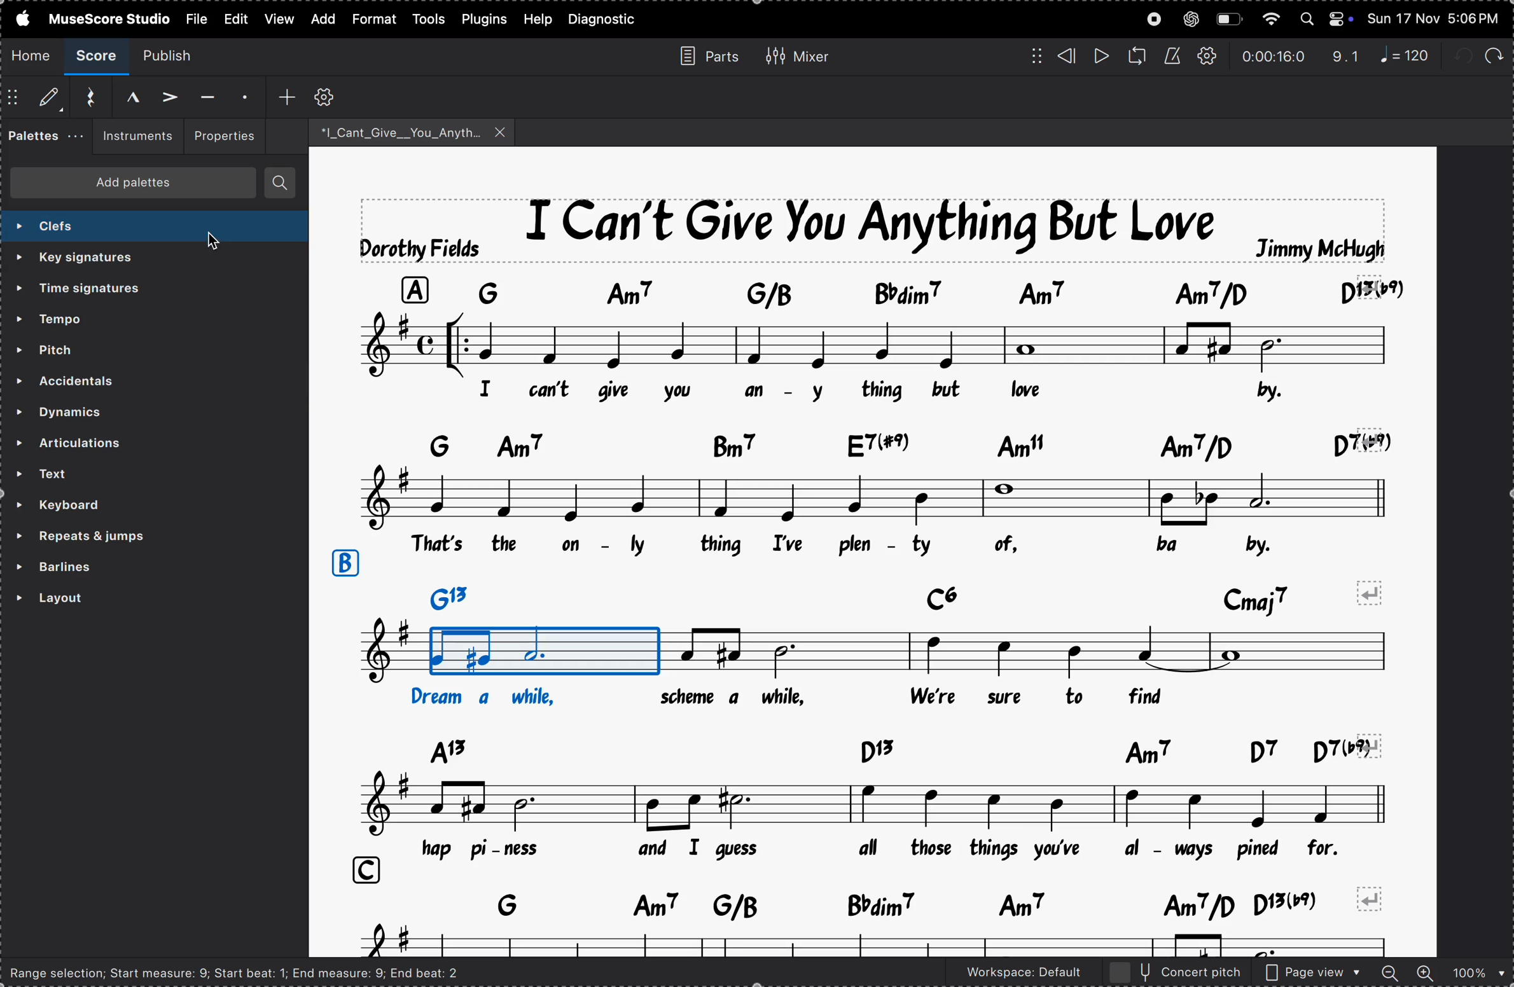  I want to click on key notes, so click(910, 595).